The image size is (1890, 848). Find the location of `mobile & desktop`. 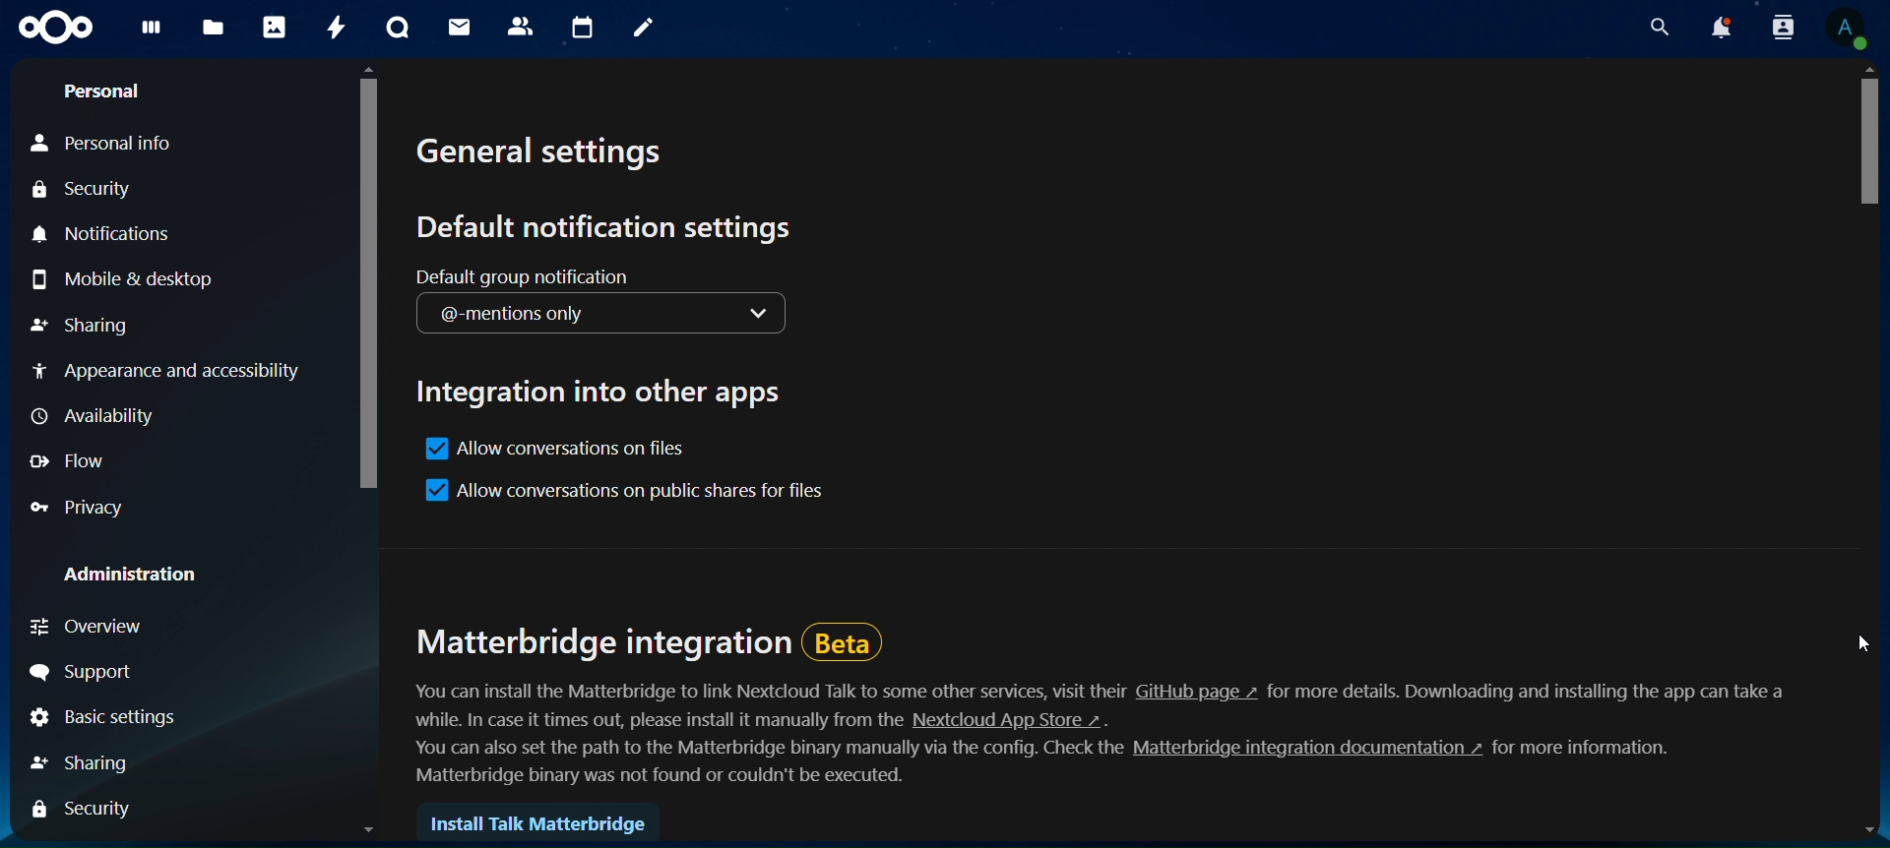

mobile & desktop is located at coordinates (123, 285).